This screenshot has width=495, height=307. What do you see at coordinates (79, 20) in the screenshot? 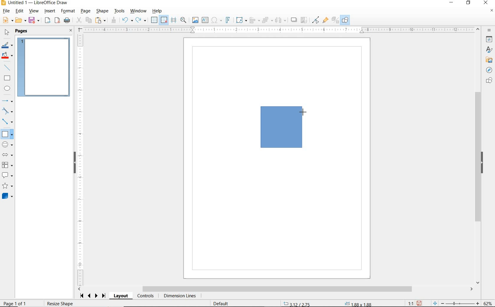
I see `CUT` at bounding box center [79, 20].